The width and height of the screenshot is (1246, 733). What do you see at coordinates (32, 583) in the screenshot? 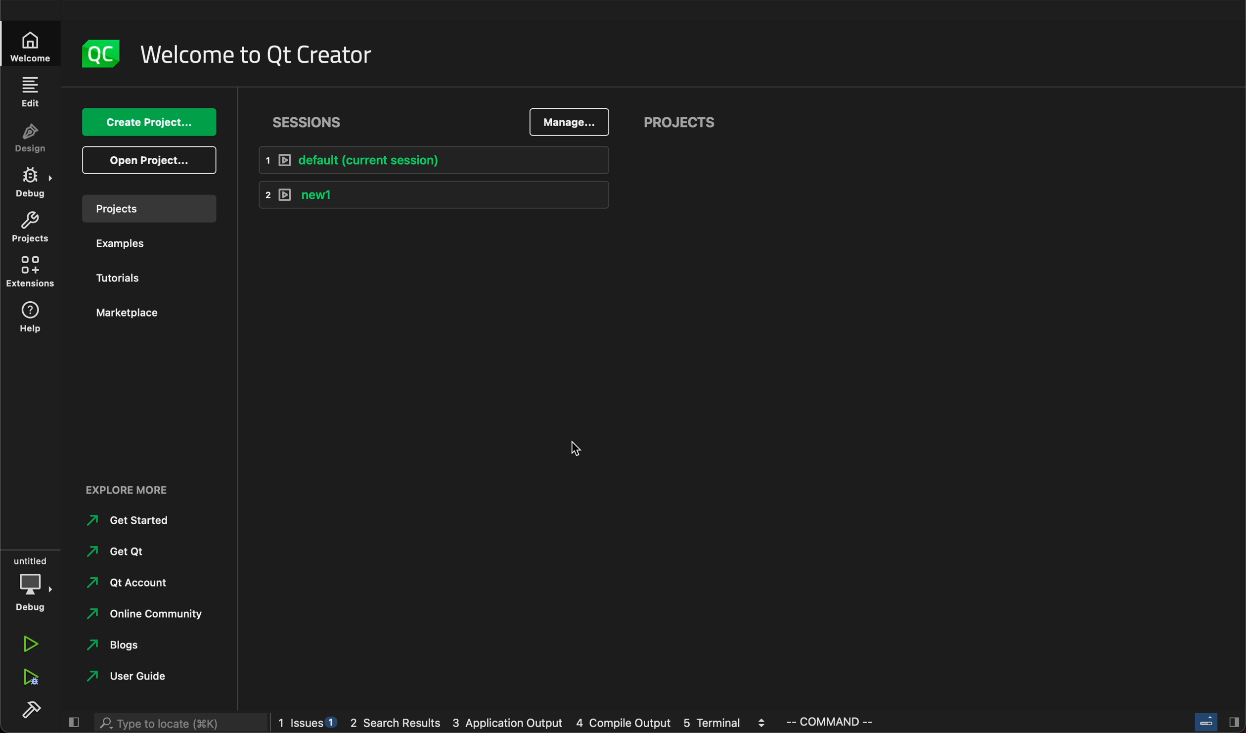
I see `debug` at bounding box center [32, 583].